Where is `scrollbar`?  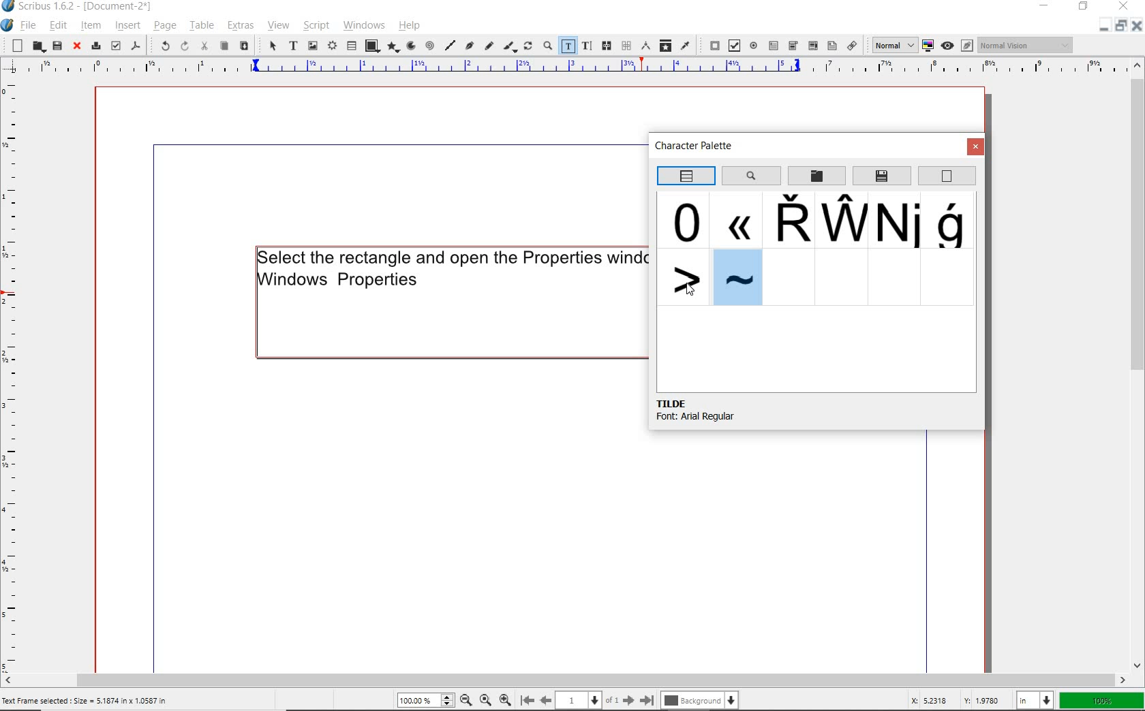 scrollbar is located at coordinates (1138, 366).